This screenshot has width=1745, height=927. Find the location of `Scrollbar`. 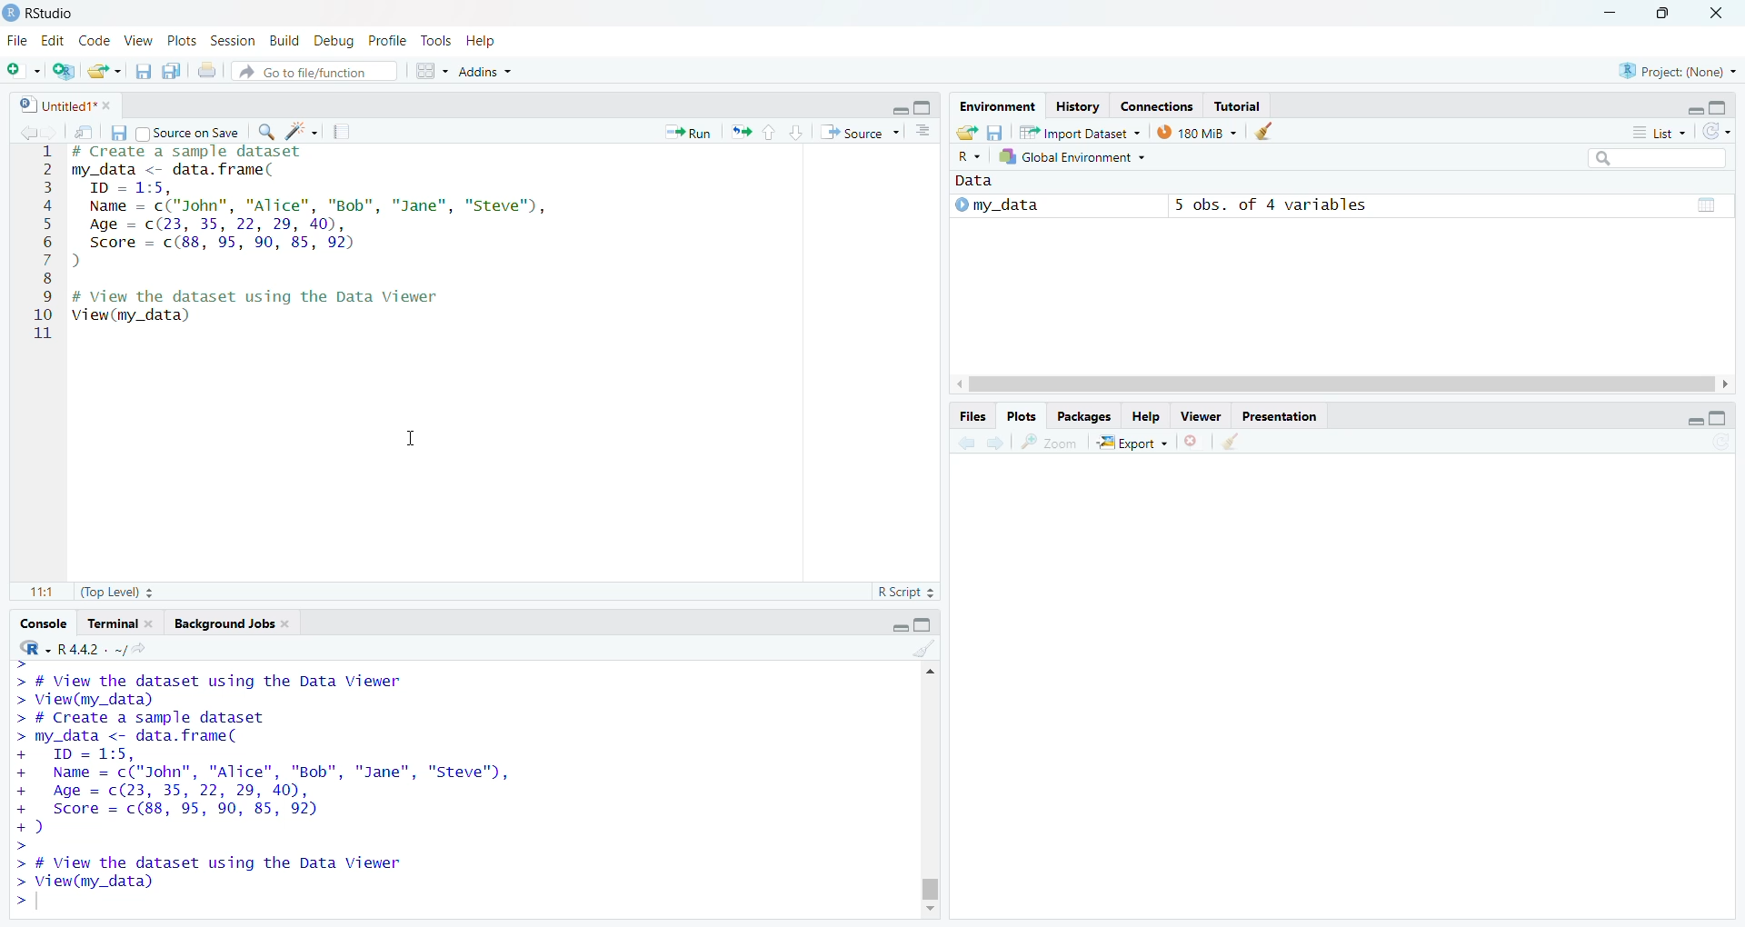

Scrollbar is located at coordinates (929, 796).